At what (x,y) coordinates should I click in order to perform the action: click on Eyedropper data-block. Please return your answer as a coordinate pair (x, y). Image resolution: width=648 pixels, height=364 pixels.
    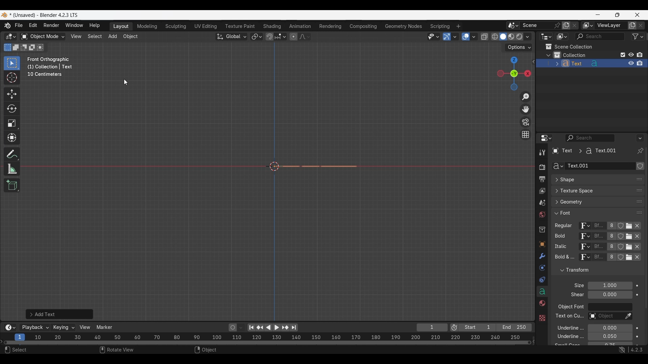
    Looking at the image, I should click on (636, 177).